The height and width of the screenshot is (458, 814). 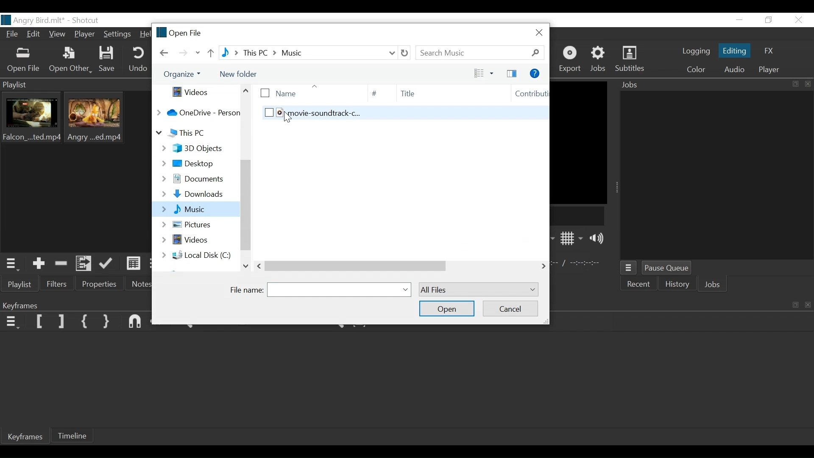 What do you see at coordinates (85, 264) in the screenshot?
I see `Add files to the playlist` at bounding box center [85, 264].